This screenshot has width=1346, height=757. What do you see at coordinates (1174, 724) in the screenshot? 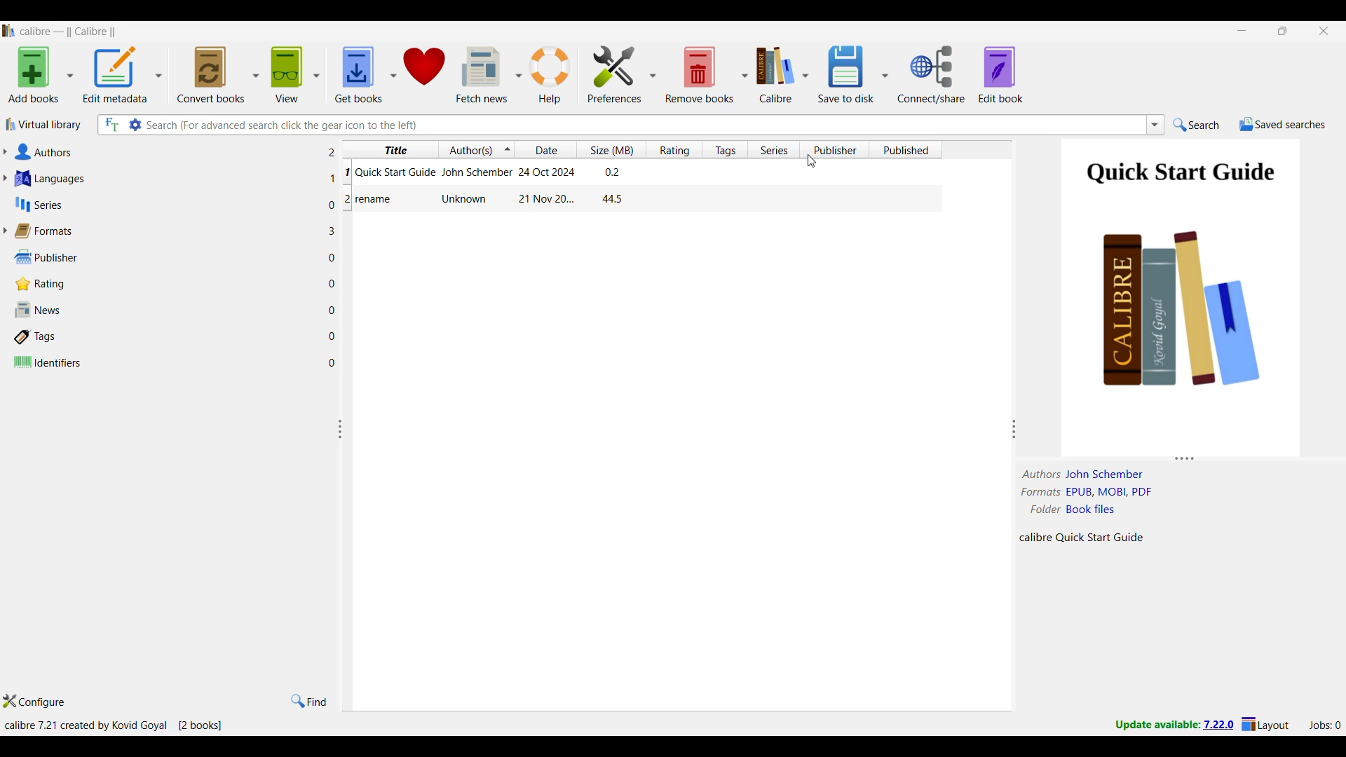
I see `New version update notifcation` at bounding box center [1174, 724].